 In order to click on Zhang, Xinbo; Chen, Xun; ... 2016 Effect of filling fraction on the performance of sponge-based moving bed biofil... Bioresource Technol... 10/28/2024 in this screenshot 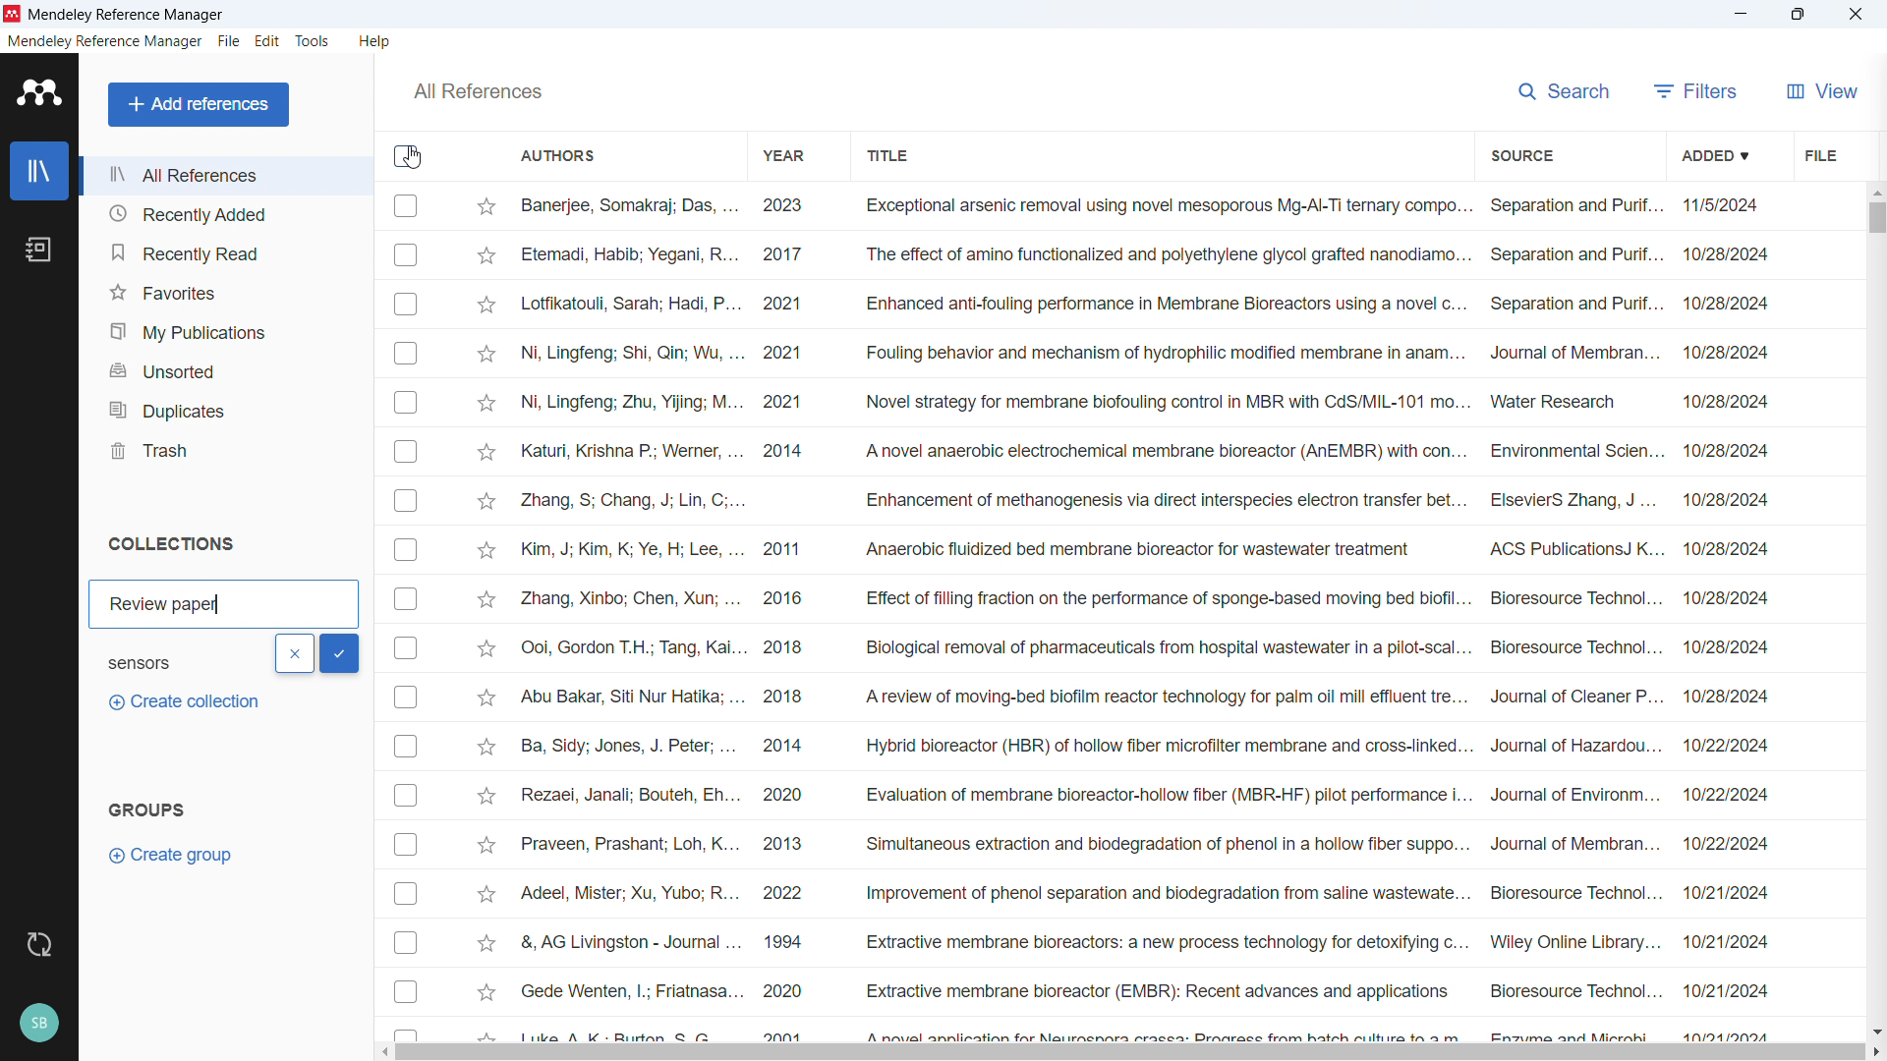, I will do `click(1145, 597)`.